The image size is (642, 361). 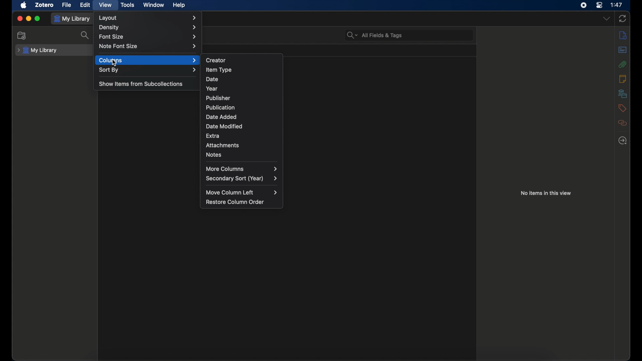 I want to click on move column left, so click(x=243, y=193).